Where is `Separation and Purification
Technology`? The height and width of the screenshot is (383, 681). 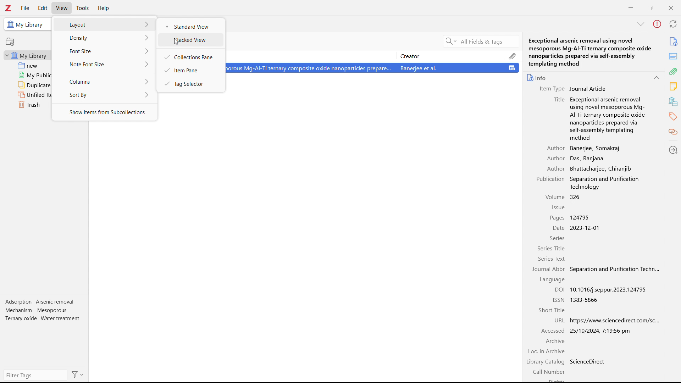
Separation and Purification
Technology is located at coordinates (605, 183).